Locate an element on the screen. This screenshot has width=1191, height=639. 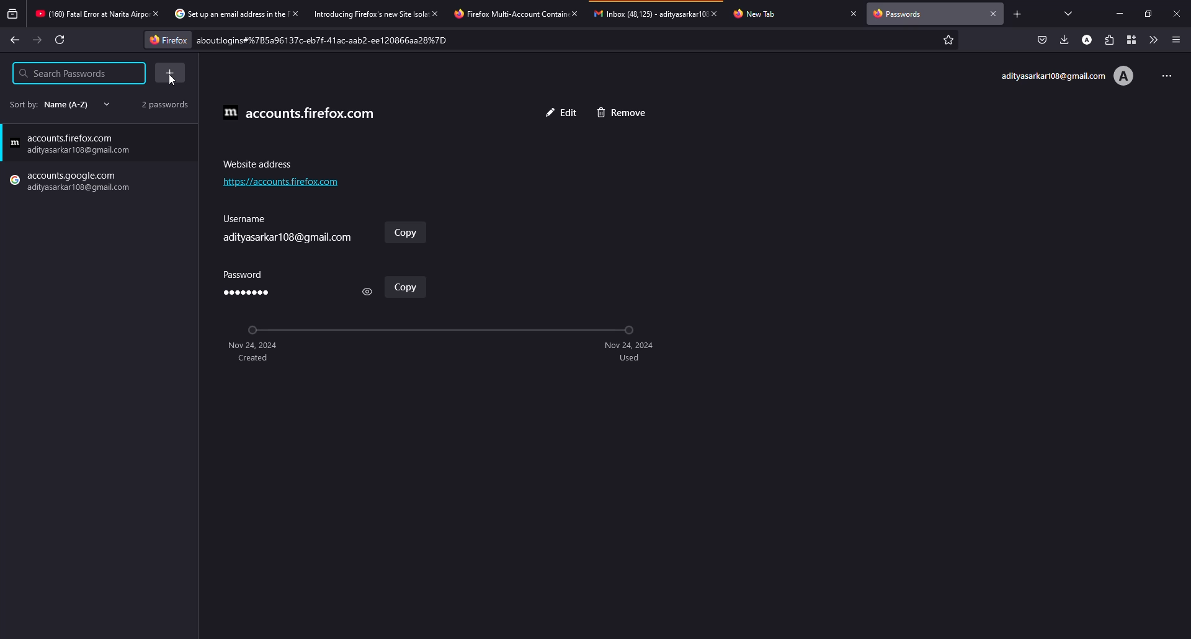
tab is located at coordinates (761, 13).